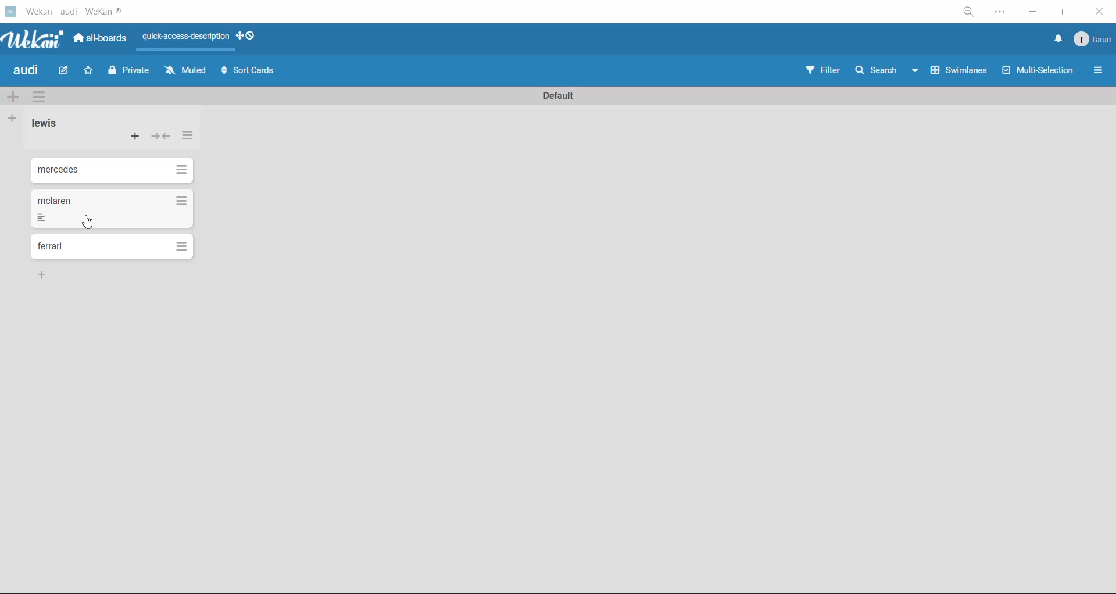 The width and height of the screenshot is (1116, 594). What do you see at coordinates (247, 73) in the screenshot?
I see `sort cards` at bounding box center [247, 73].